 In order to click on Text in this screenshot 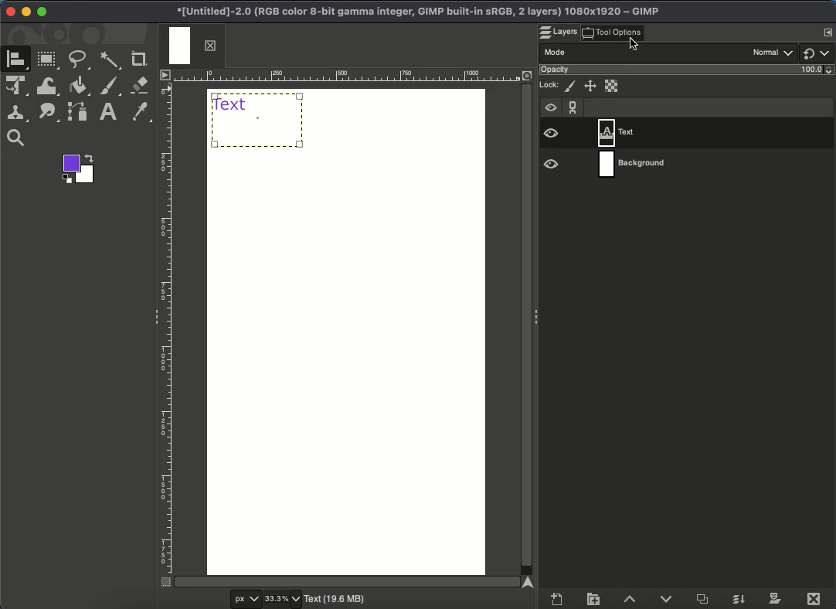, I will do `click(258, 119)`.